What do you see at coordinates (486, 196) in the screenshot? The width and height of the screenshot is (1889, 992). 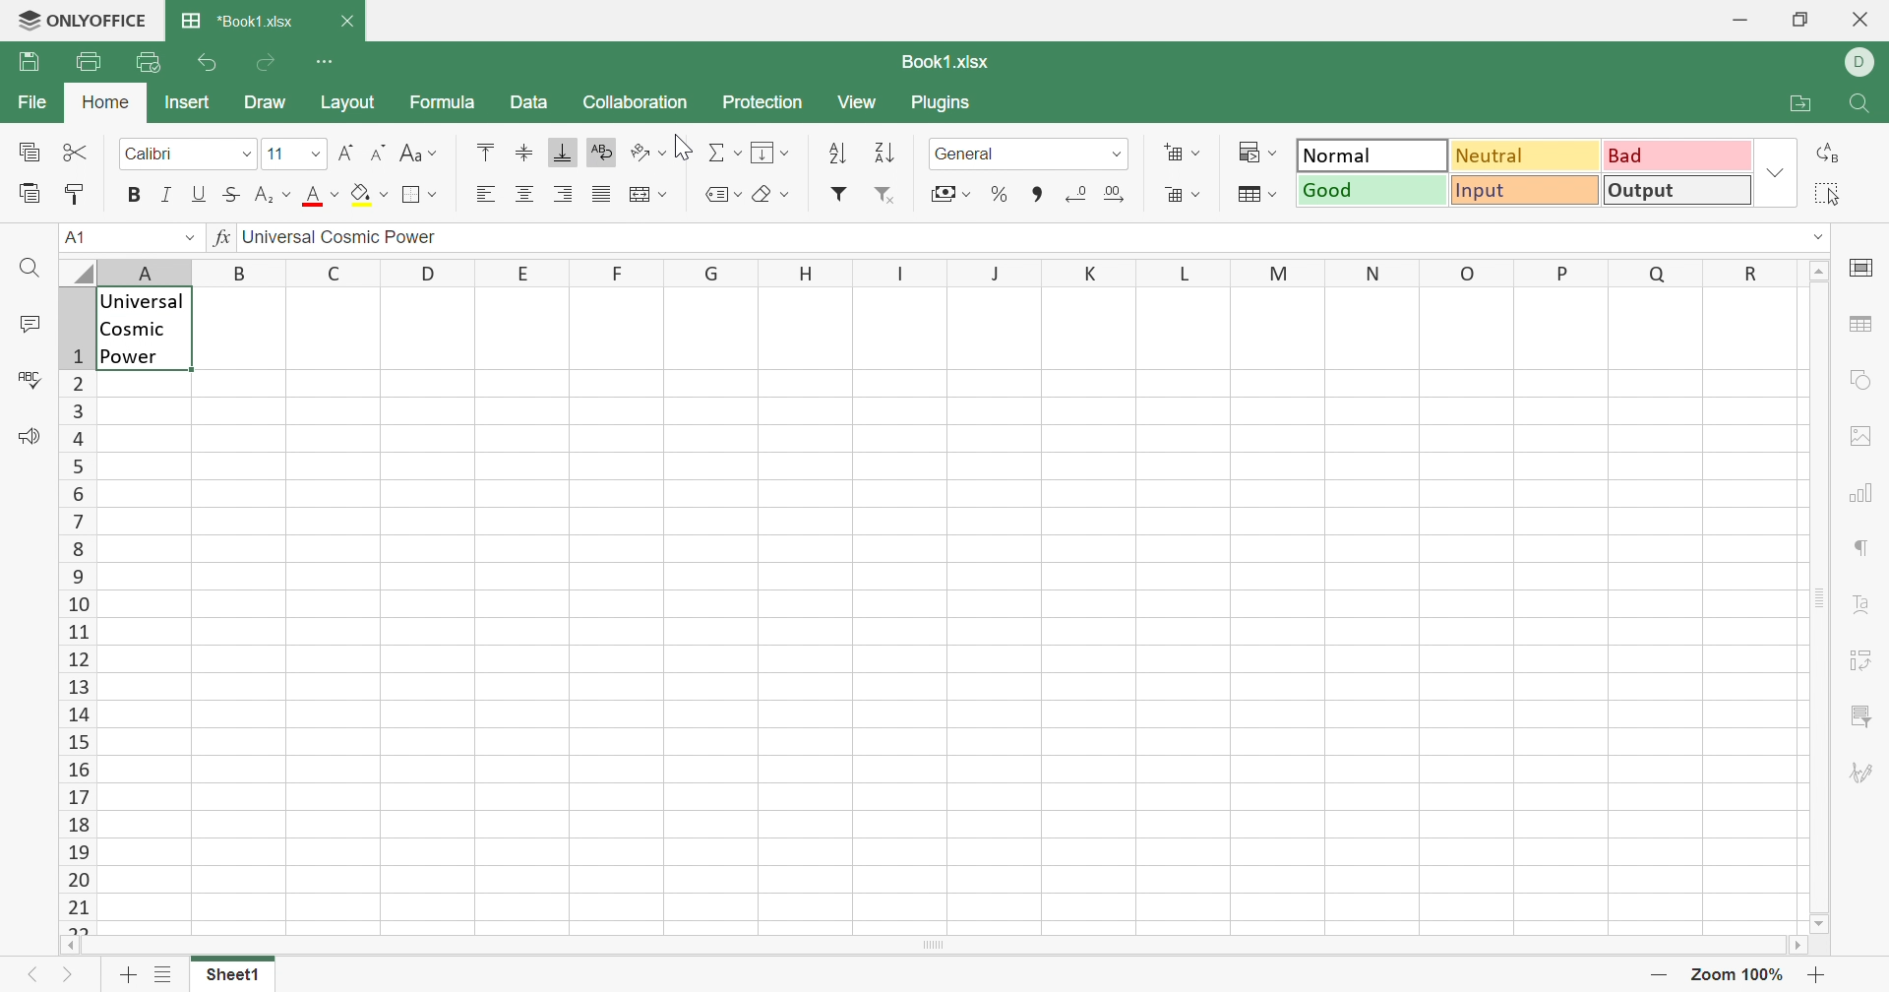 I see `Align Right` at bounding box center [486, 196].